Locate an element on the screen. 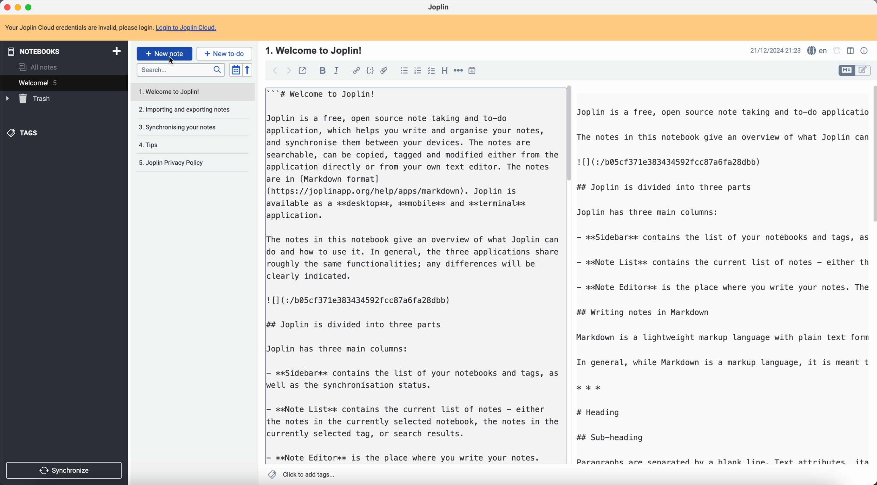 The height and width of the screenshot is (485, 877). maximize is located at coordinates (31, 6).